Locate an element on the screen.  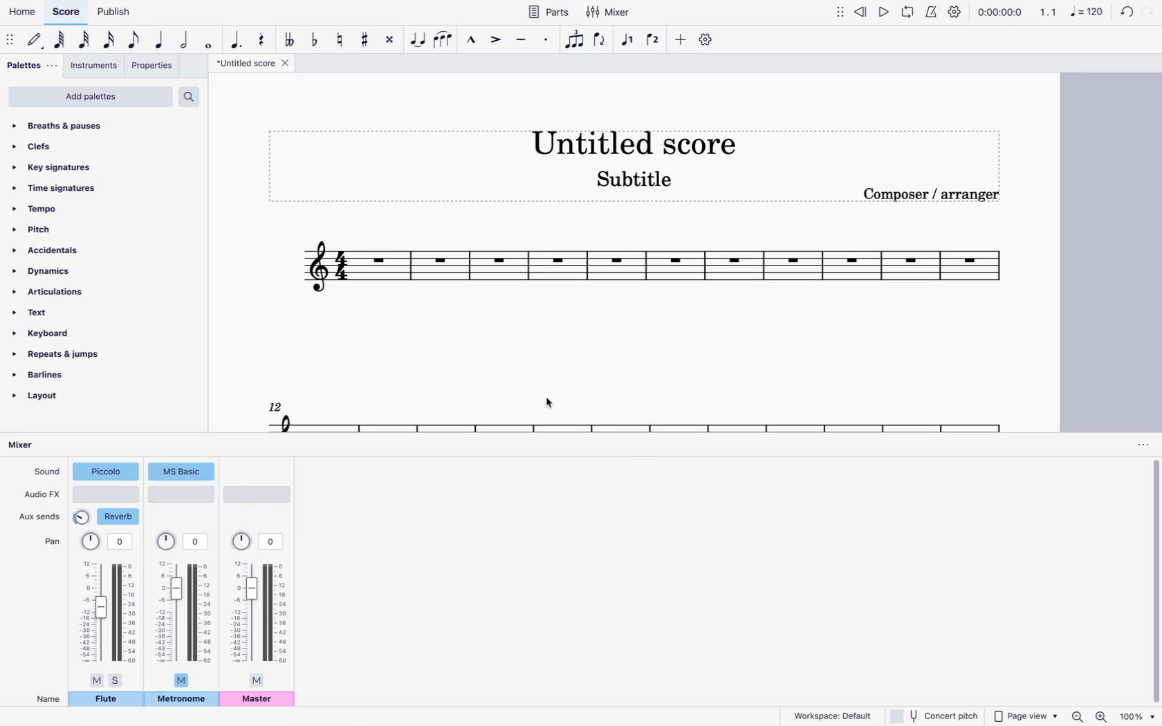
more is located at coordinates (679, 39).